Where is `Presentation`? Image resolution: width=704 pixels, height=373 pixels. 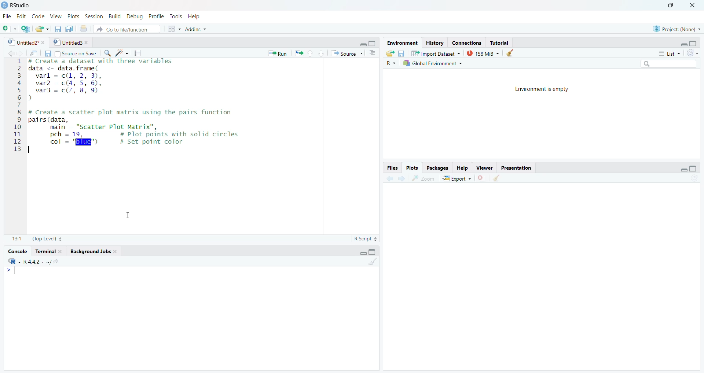 Presentation is located at coordinates (517, 168).